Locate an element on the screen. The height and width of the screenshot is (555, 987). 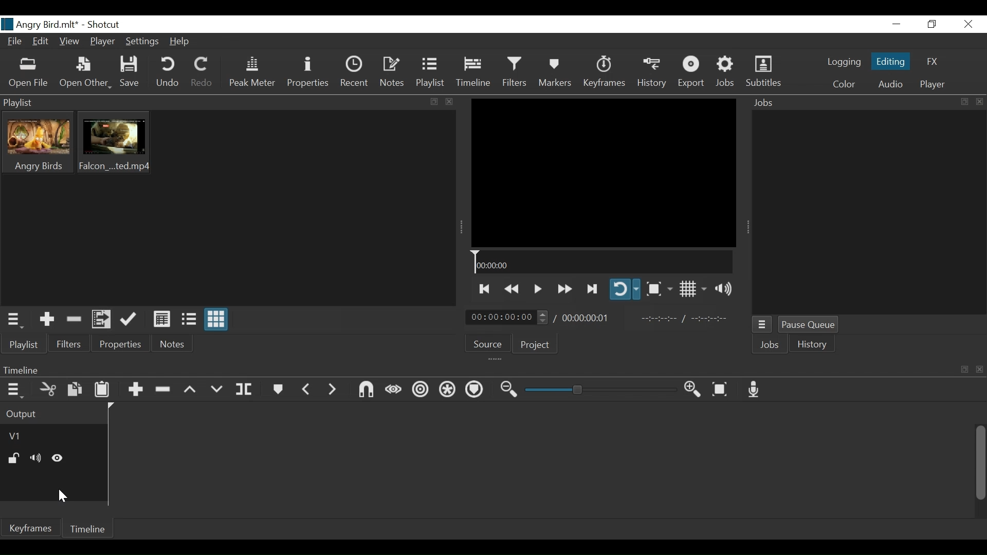
Settings is located at coordinates (142, 42).